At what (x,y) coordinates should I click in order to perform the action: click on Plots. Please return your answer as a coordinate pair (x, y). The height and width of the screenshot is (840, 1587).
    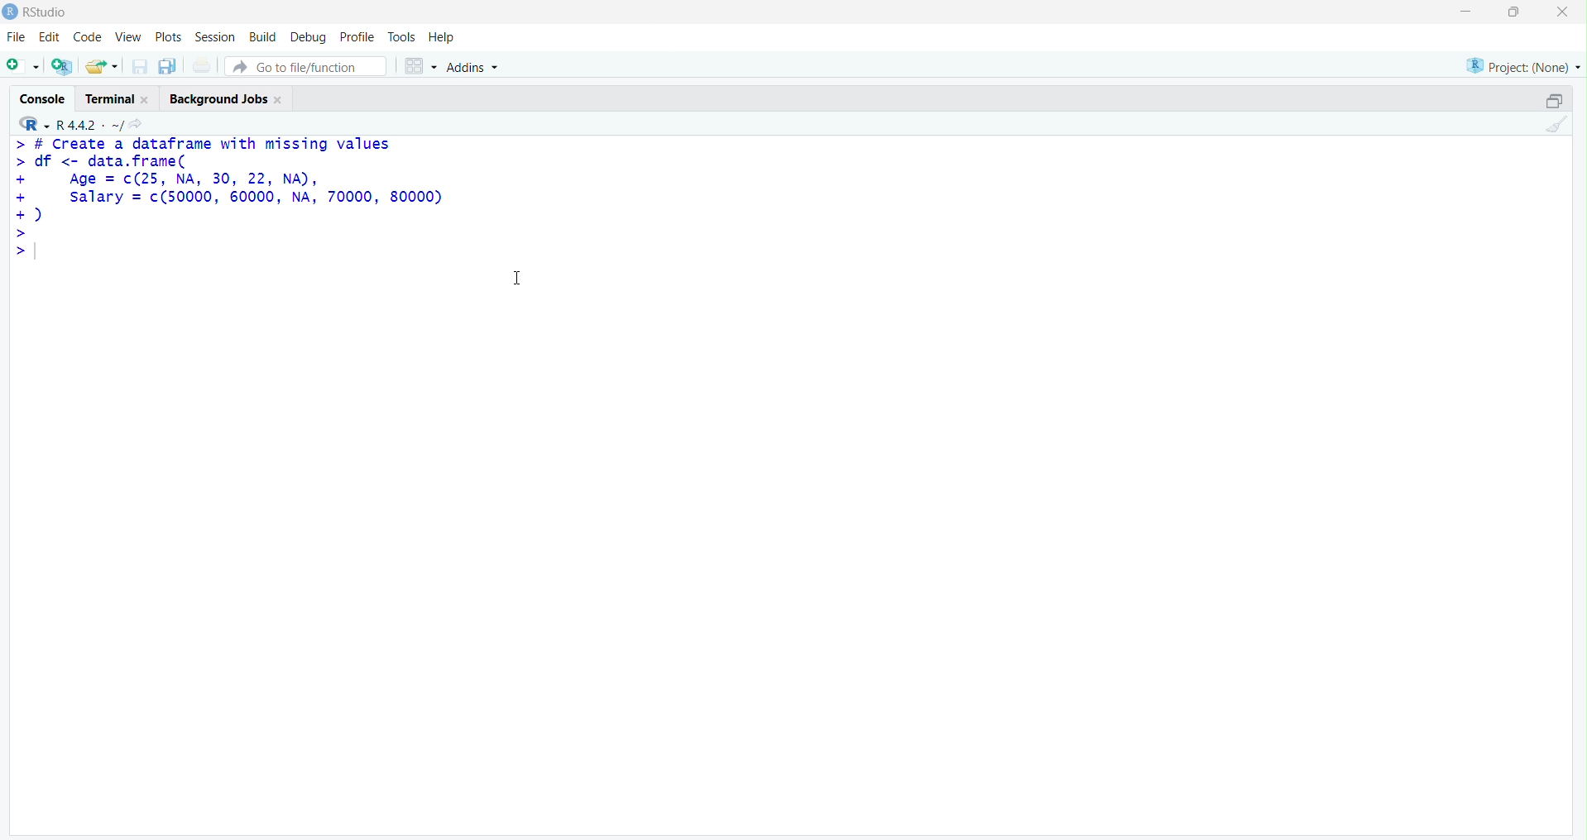
    Looking at the image, I should click on (165, 36).